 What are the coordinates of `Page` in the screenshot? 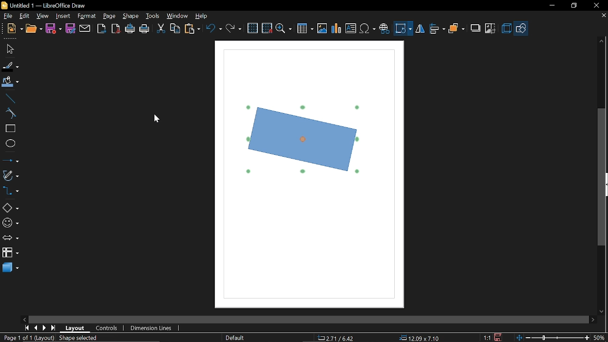 It's located at (109, 16).